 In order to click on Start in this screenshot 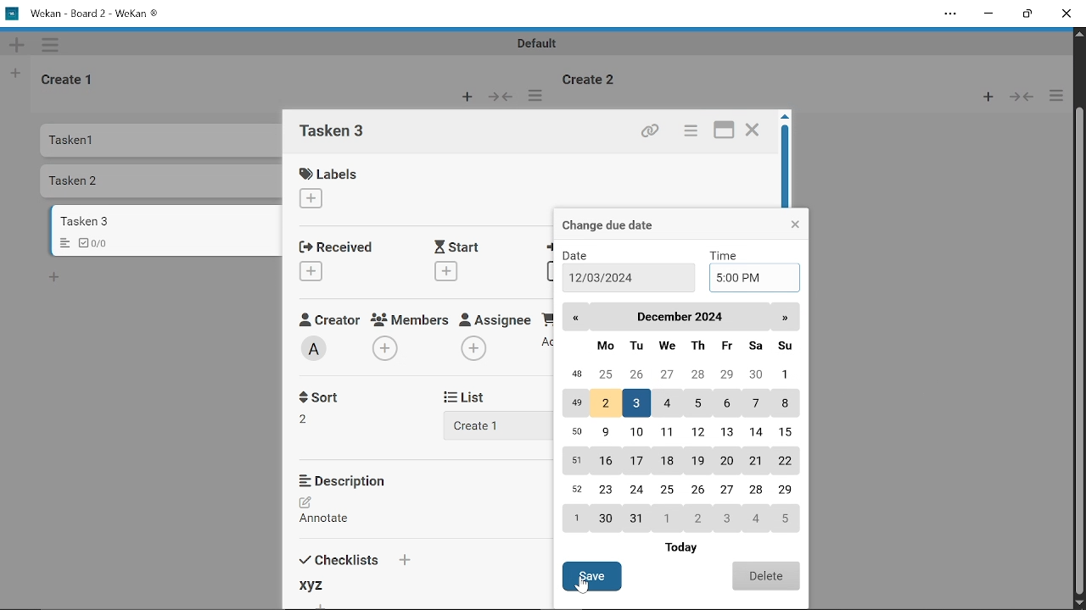, I will do `click(462, 247)`.